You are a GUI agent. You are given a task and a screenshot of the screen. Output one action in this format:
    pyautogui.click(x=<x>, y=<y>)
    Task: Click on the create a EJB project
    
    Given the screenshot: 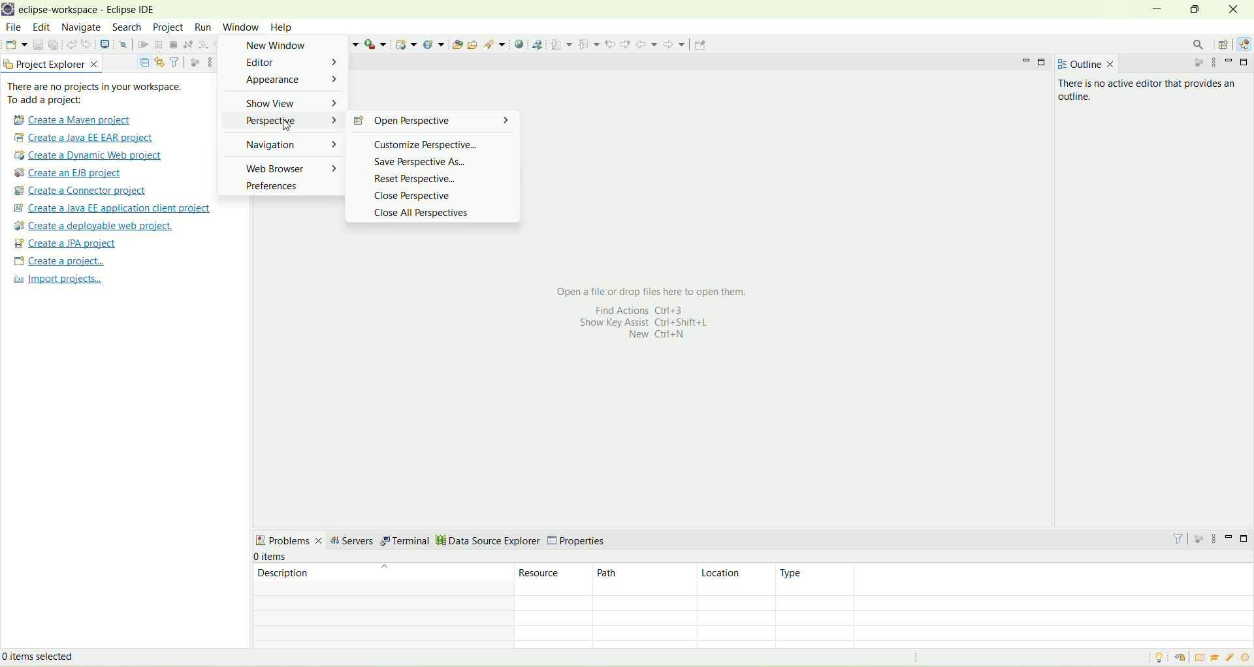 What is the action you would take?
    pyautogui.click(x=71, y=174)
    